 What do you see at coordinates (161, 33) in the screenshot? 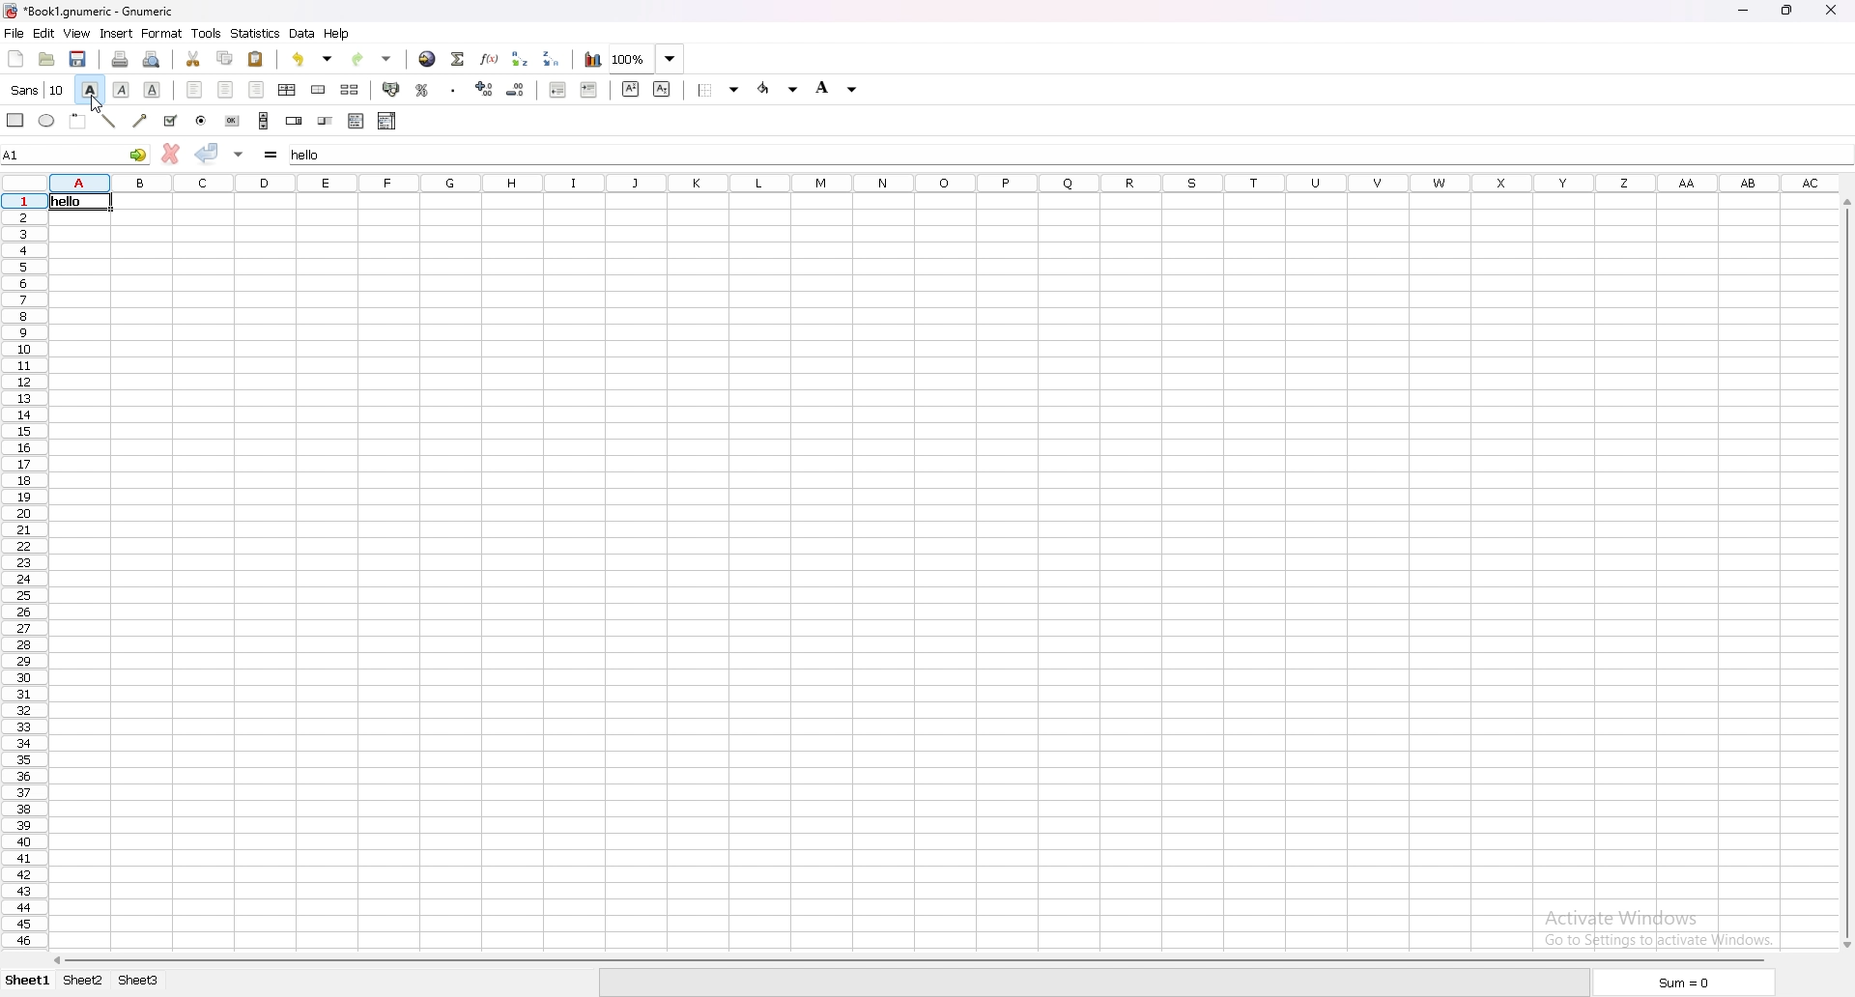
I see `format` at bounding box center [161, 33].